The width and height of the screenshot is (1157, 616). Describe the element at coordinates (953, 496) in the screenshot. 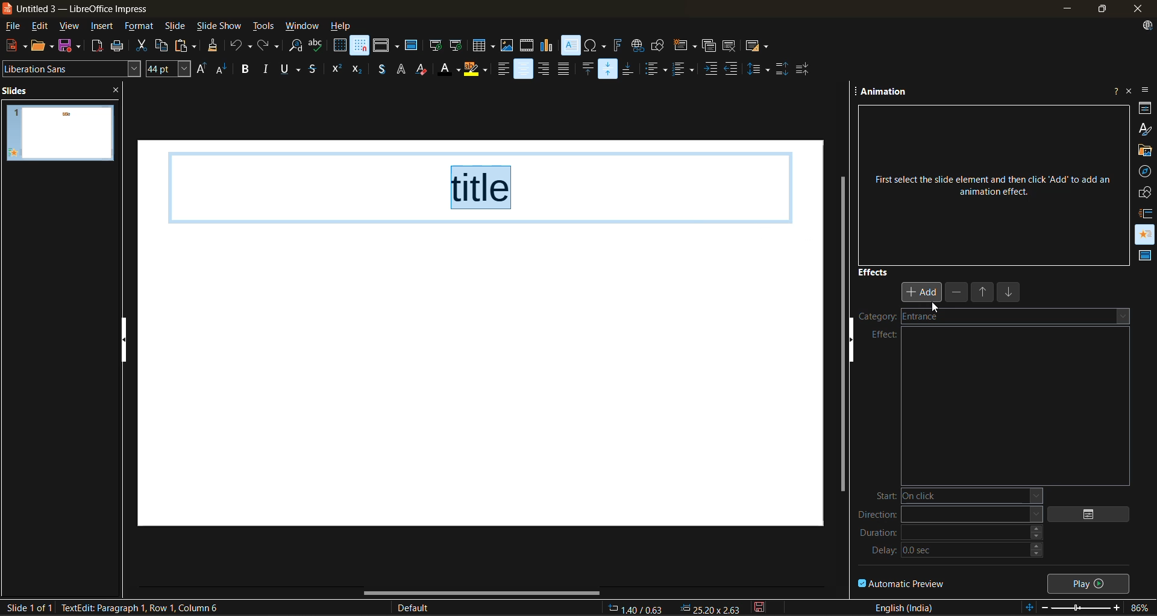

I see `start` at that location.